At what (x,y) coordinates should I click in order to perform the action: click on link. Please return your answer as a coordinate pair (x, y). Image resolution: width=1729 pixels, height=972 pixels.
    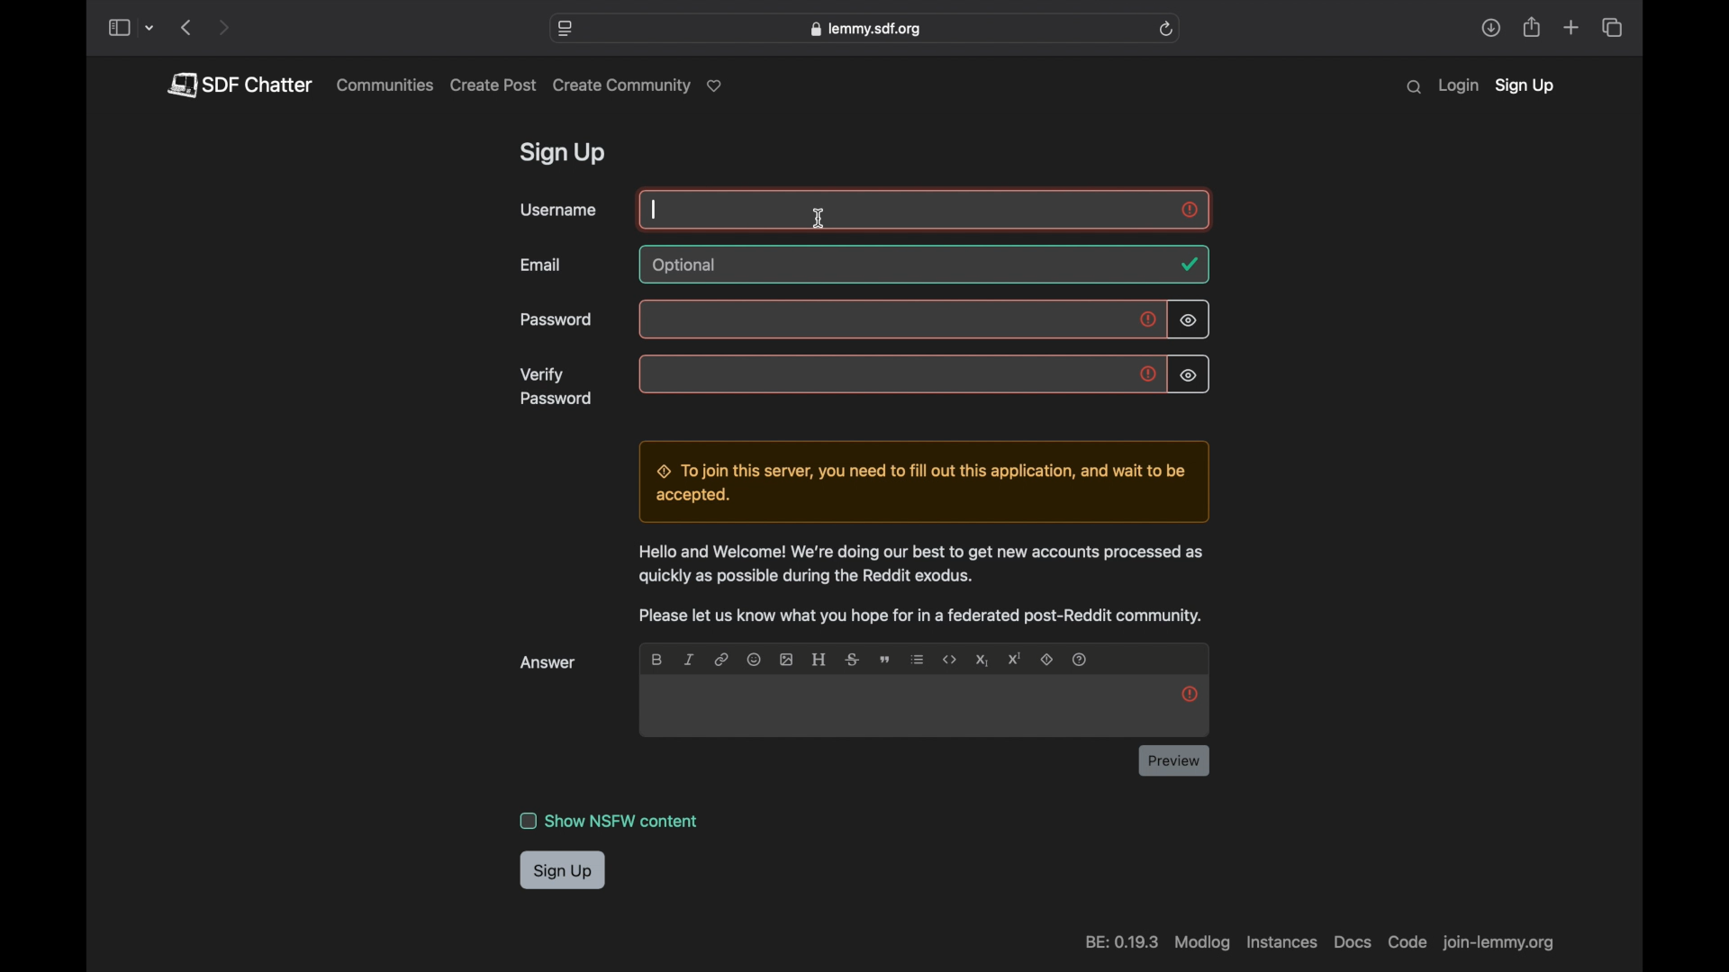
    Looking at the image, I should click on (720, 659).